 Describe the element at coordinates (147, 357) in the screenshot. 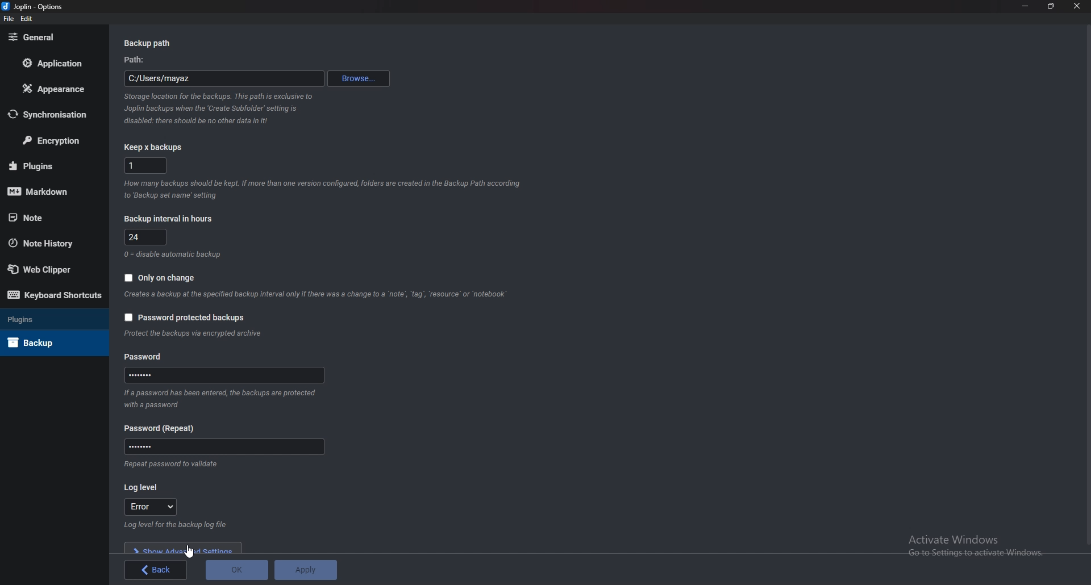

I see `password` at that location.